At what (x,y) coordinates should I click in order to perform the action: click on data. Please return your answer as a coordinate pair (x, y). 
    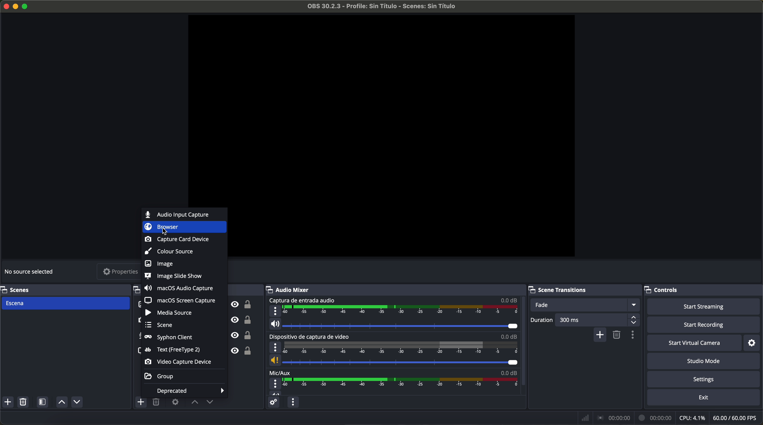
    Looking at the image, I should click on (670, 417).